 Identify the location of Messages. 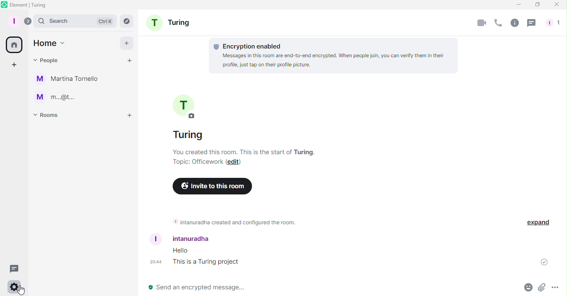
(207, 257).